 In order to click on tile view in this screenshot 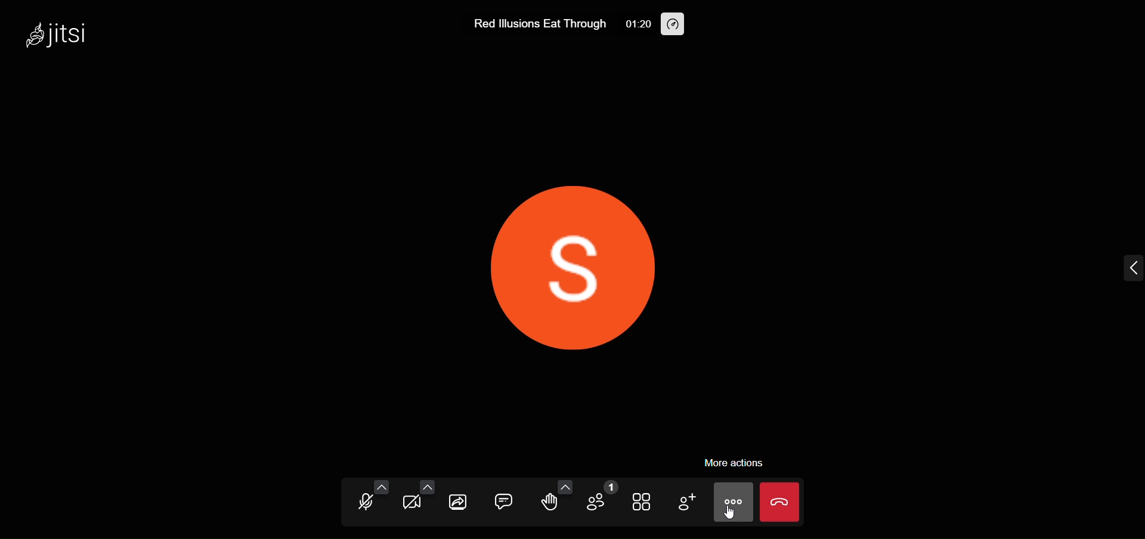, I will do `click(640, 502)`.